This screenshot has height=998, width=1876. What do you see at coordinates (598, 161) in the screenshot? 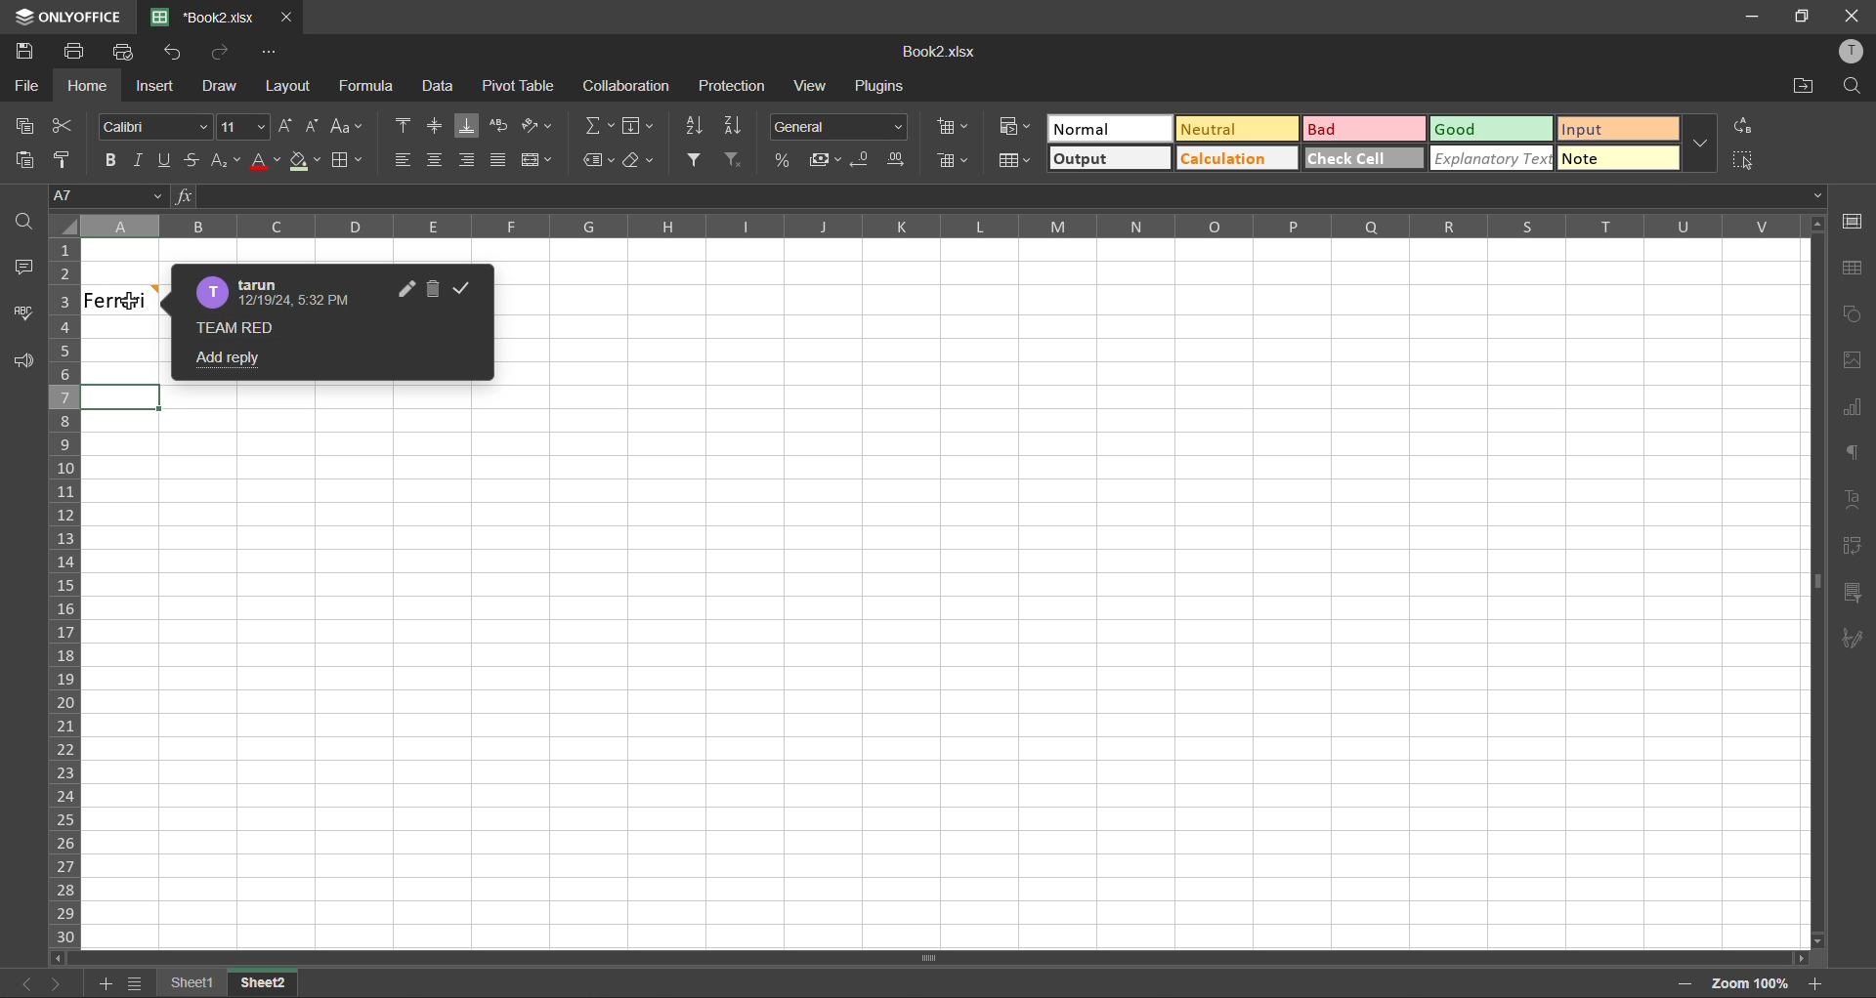
I see `named ranges` at bounding box center [598, 161].